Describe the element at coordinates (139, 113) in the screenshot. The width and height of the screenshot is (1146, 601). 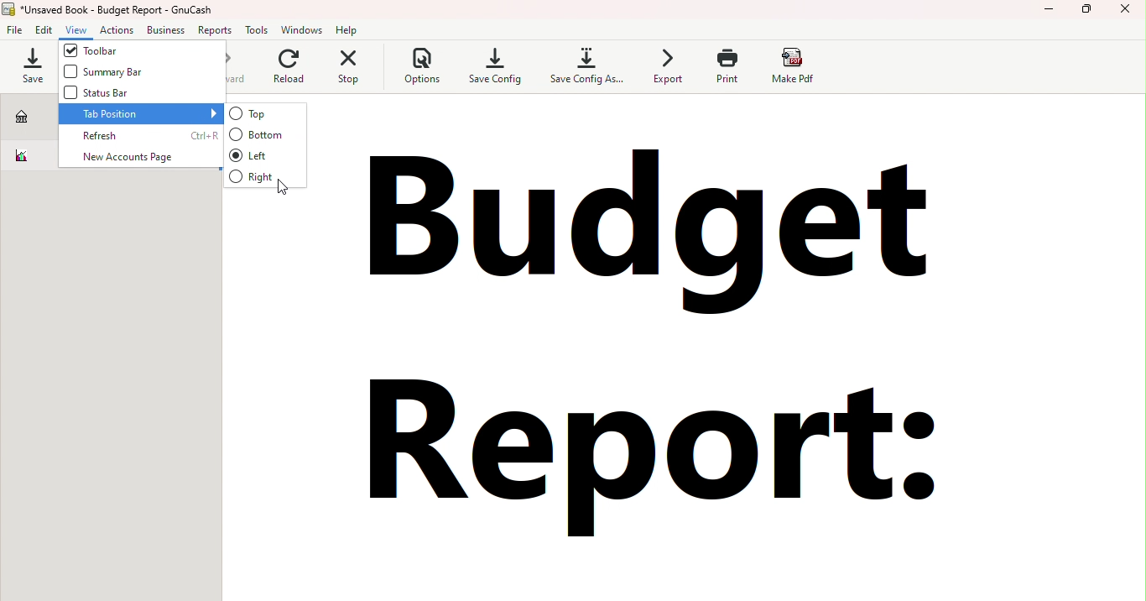
I see `Tab position` at that location.